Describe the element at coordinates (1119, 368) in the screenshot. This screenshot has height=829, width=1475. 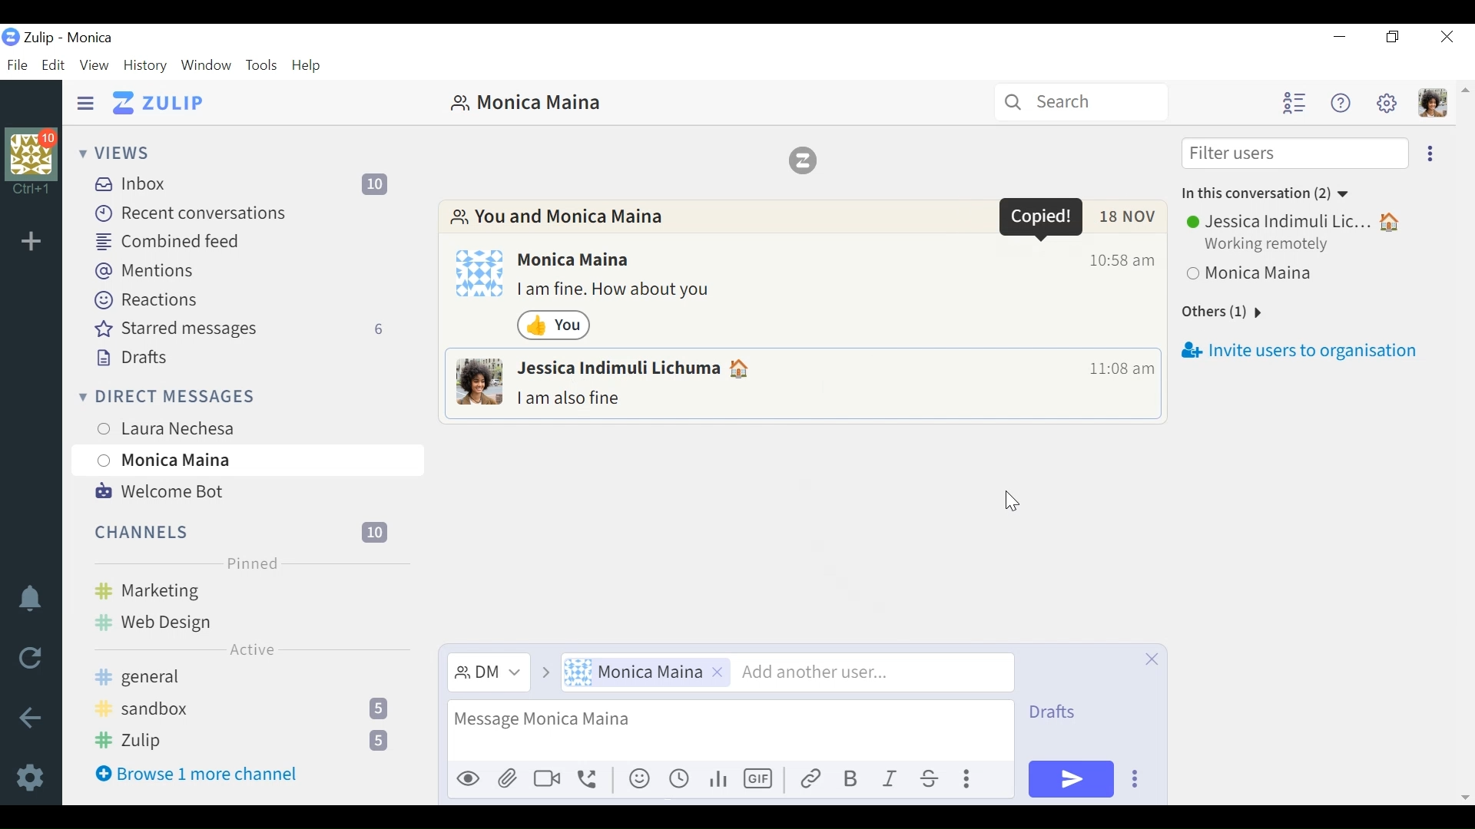
I see `Time` at that location.